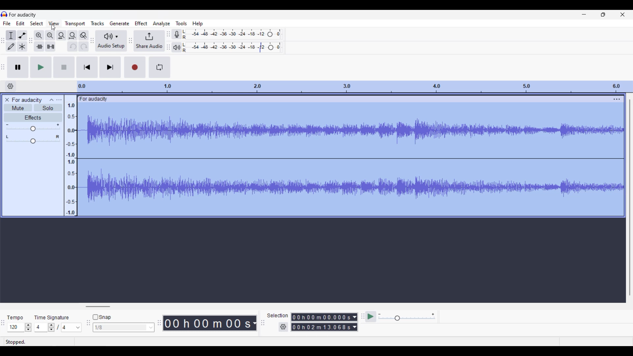 The width and height of the screenshot is (633, 356). I want to click on Tools menu, so click(181, 23).